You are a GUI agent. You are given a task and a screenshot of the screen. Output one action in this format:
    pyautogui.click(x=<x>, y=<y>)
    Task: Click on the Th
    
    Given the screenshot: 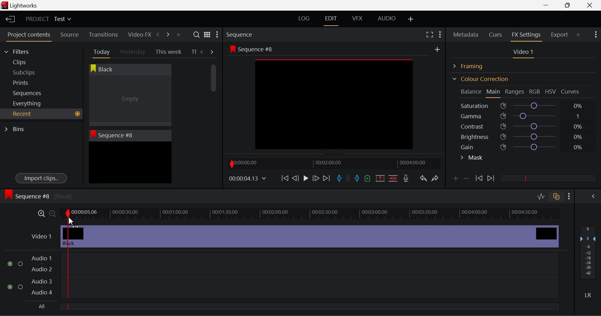 What is the action you would take?
    pyautogui.click(x=194, y=52)
    